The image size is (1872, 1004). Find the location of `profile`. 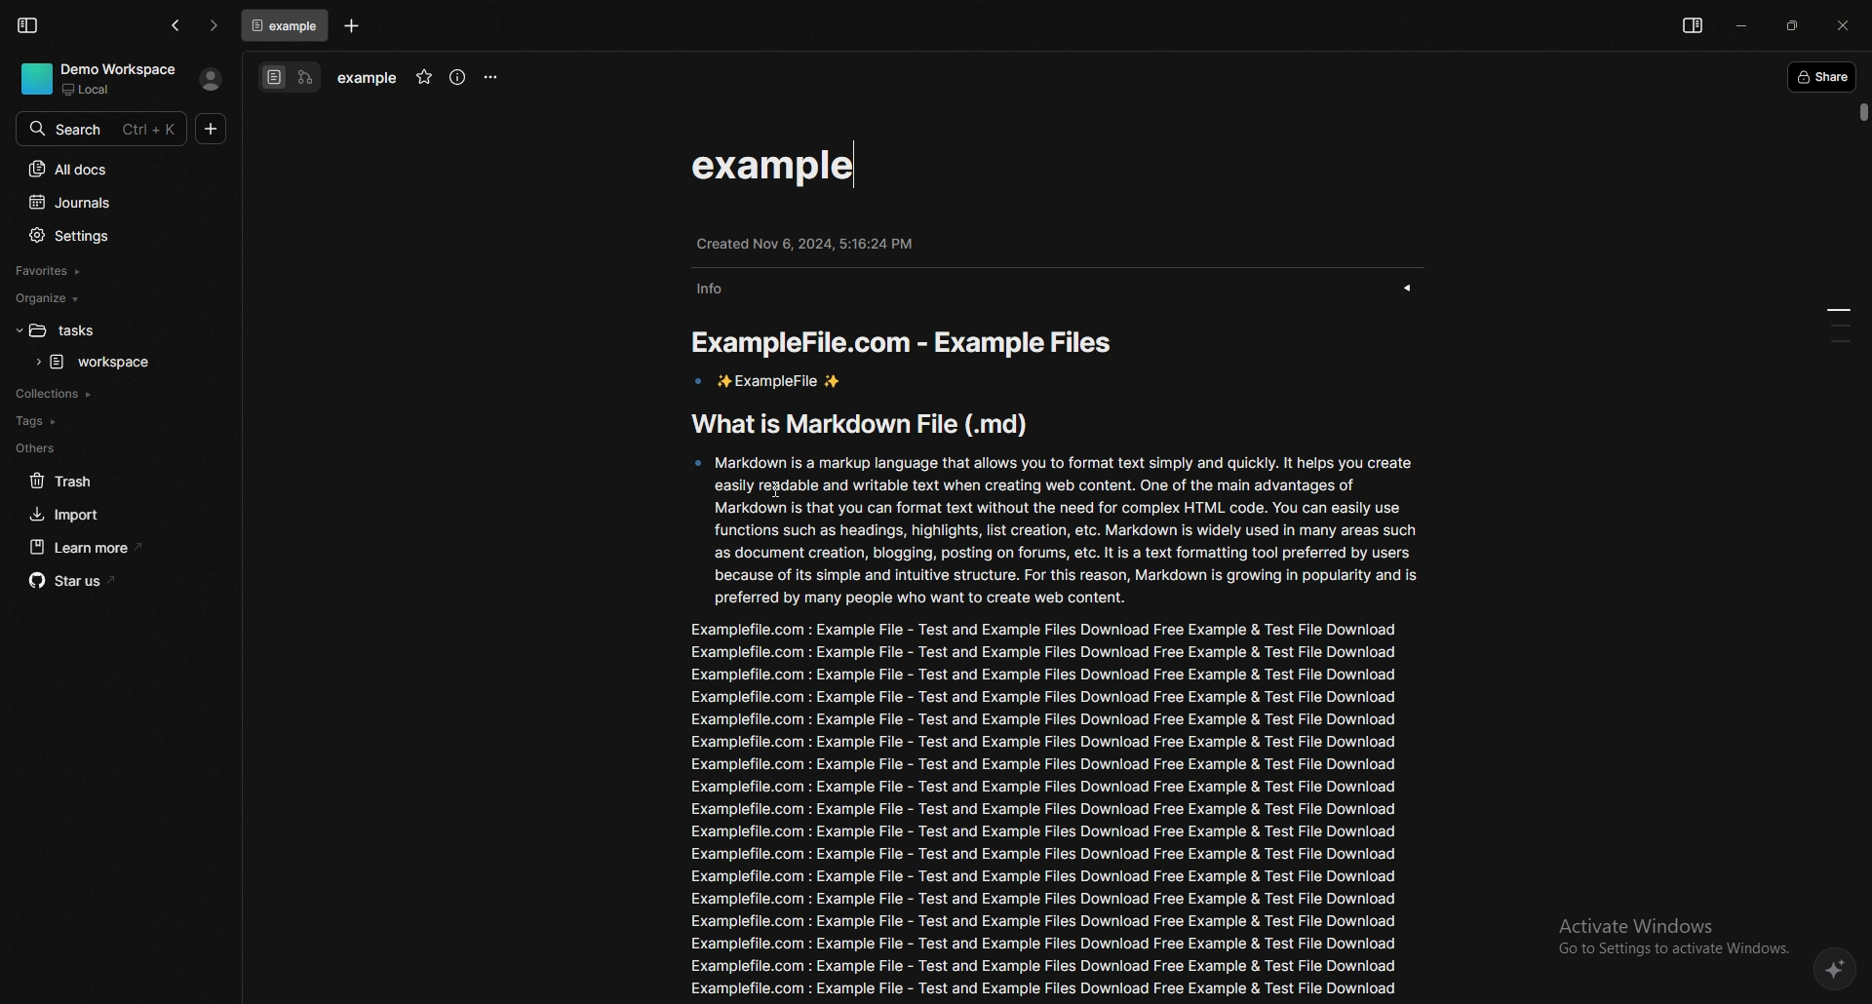

profile is located at coordinates (211, 79).